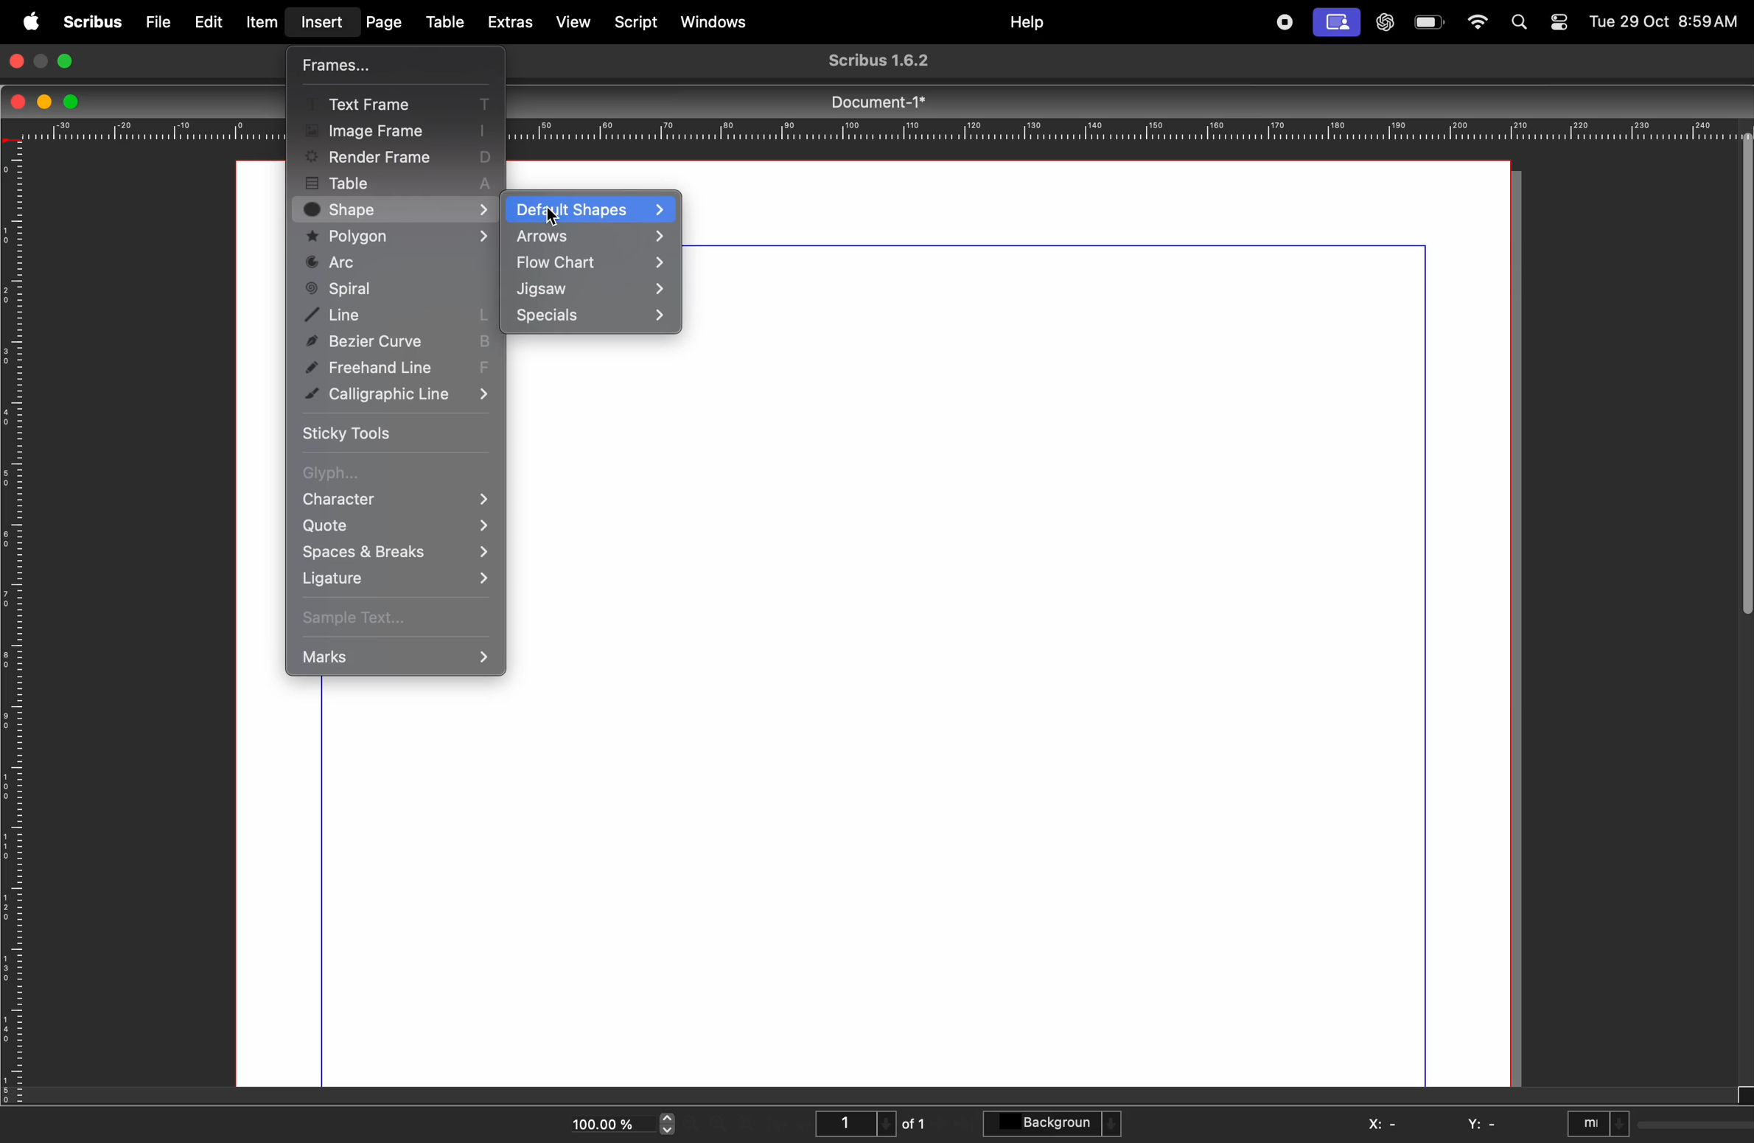  What do you see at coordinates (1283, 22) in the screenshot?
I see `record` at bounding box center [1283, 22].